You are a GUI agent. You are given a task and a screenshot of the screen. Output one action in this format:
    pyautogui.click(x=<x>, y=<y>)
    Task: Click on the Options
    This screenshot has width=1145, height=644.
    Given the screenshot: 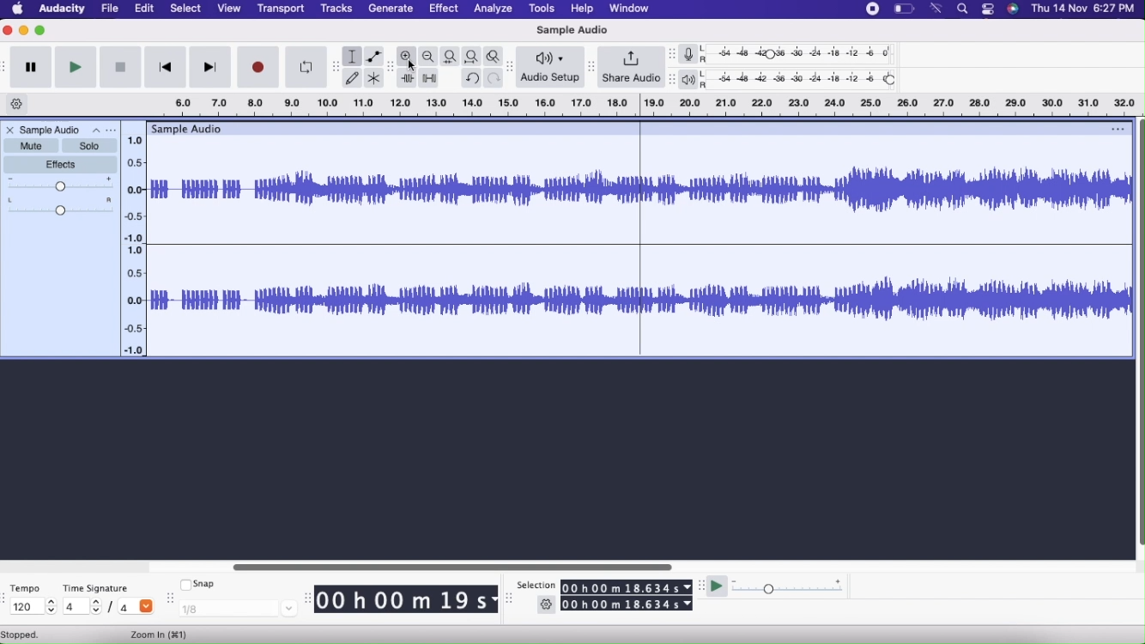 What is the action you would take?
    pyautogui.click(x=103, y=130)
    